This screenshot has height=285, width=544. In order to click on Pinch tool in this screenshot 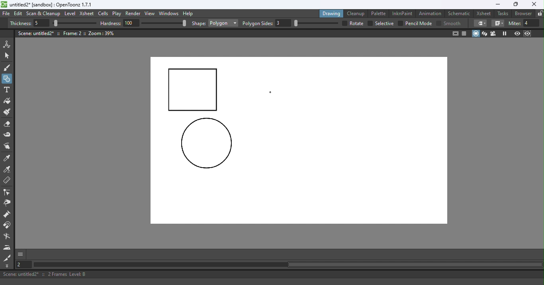, I will do `click(7, 204)`.